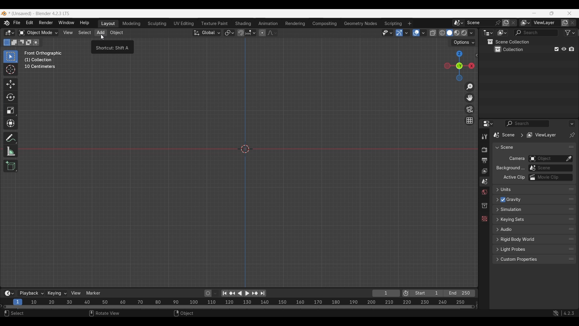 The image size is (579, 326). Describe the element at coordinates (442, 33) in the screenshot. I see `Viewport shading, wireframe` at that location.